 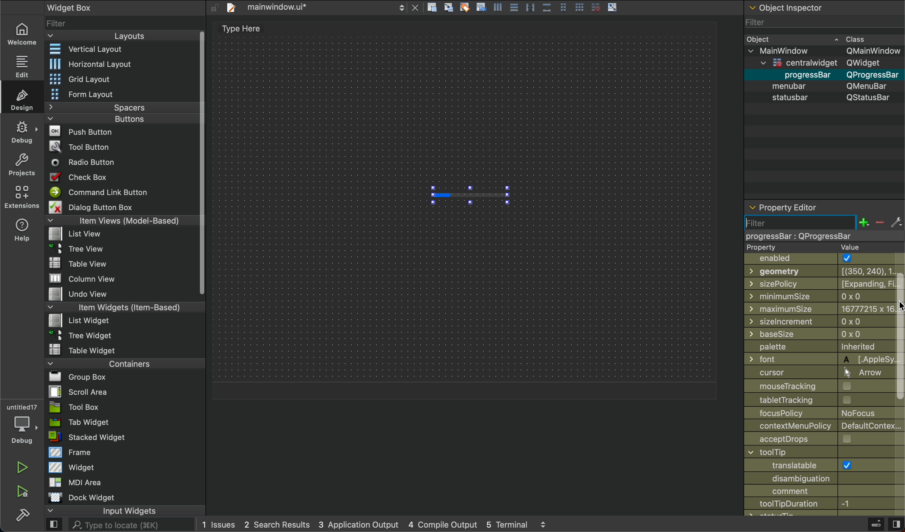 What do you see at coordinates (875, 525) in the screenshot?
I see `Build` at bounding box center [875, 525].